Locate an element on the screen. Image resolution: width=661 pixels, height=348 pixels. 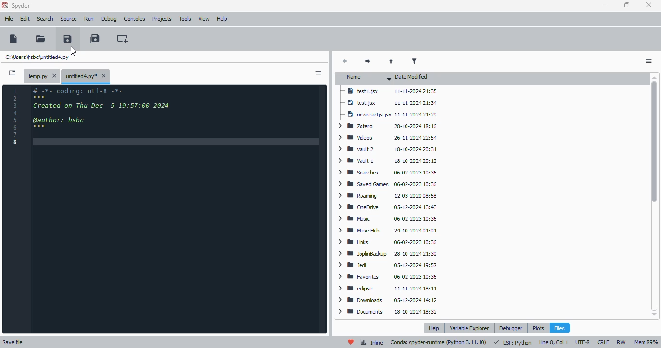
save all files is located at coordinates (95, 38).